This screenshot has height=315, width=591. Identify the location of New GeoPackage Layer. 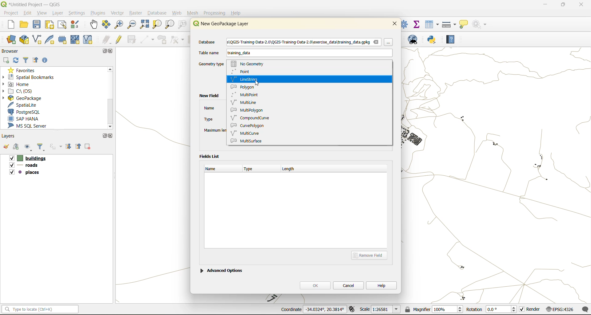
(219, 24).